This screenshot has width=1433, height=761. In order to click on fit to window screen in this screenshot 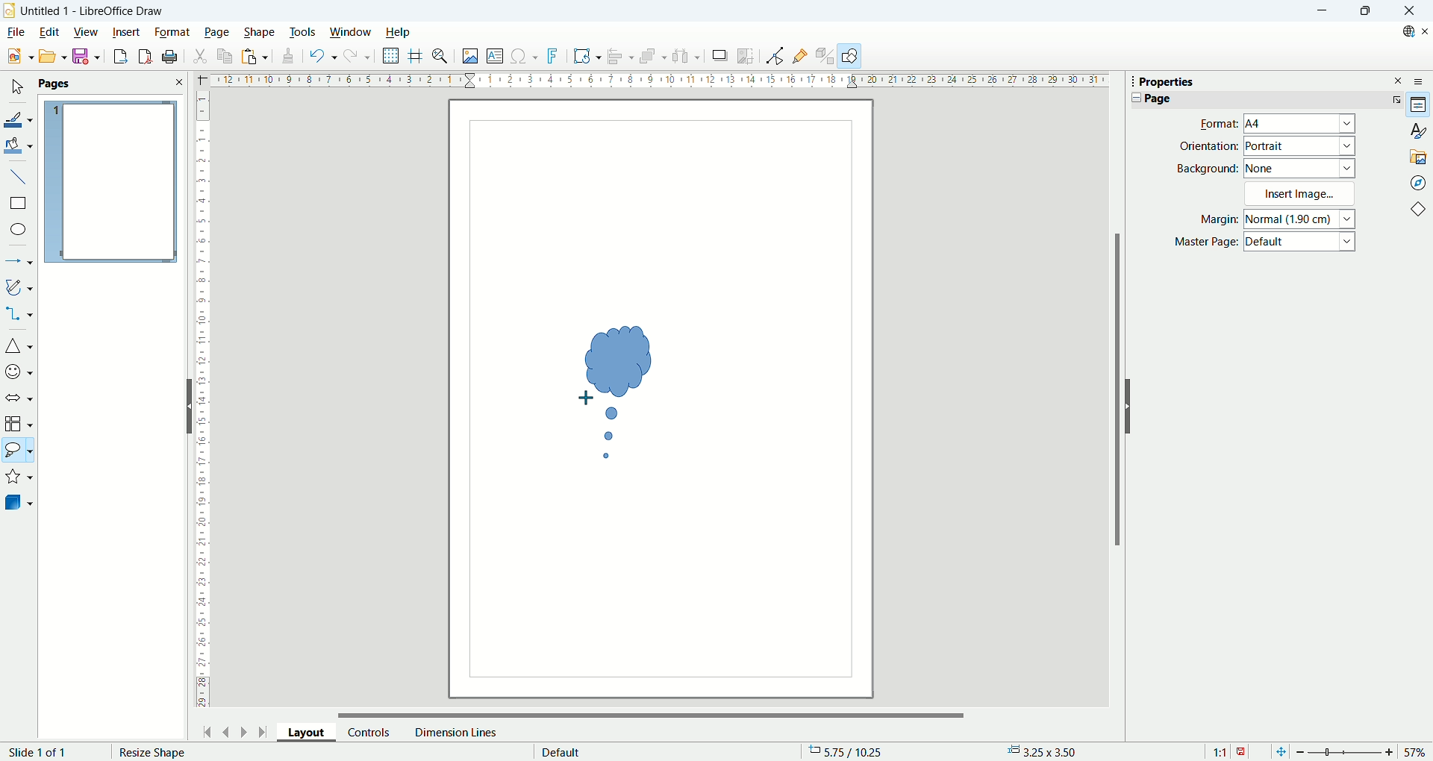, I will do `click(1279, 751)`.